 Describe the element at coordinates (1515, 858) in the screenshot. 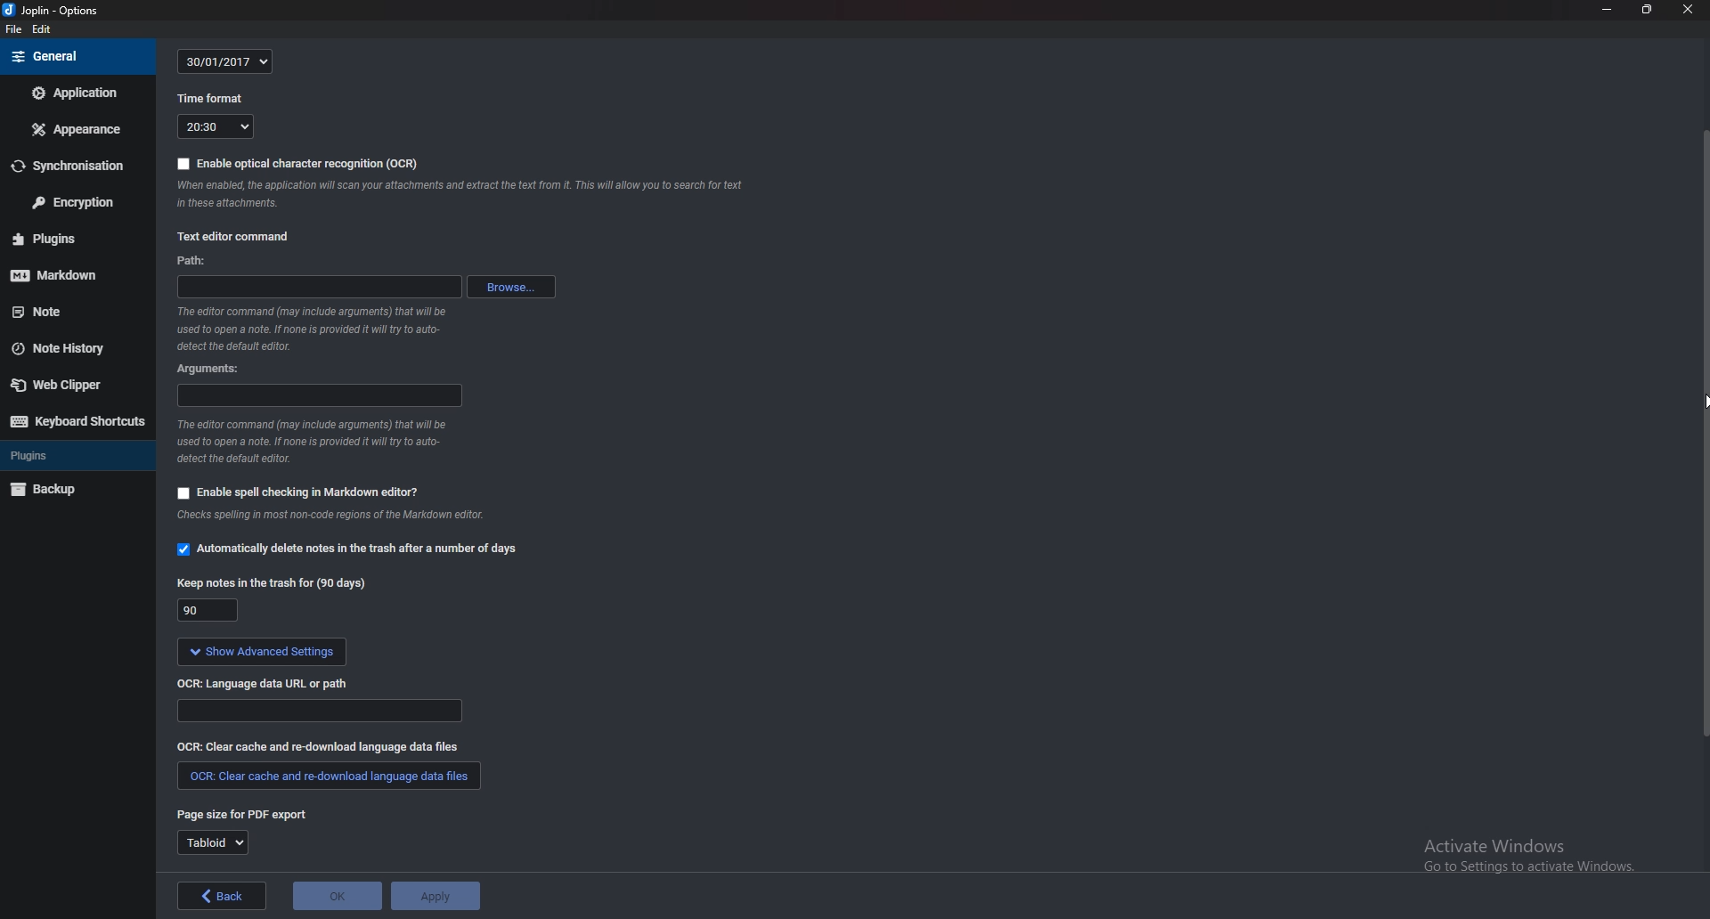

I see `activate windows` at that location.